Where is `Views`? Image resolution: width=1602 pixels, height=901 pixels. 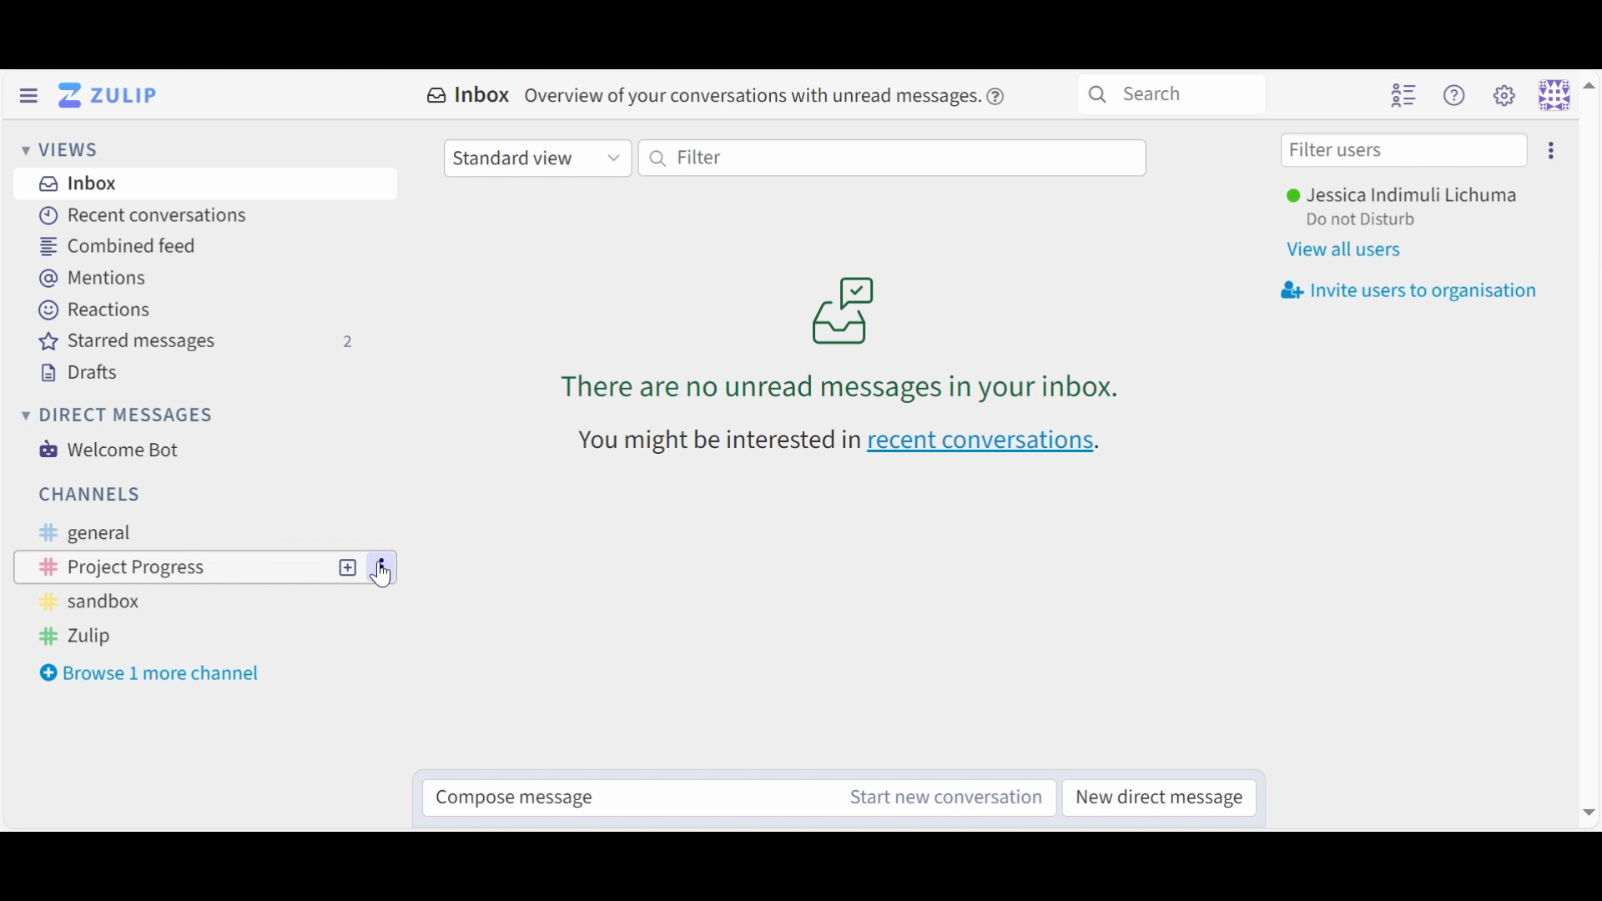
Views is located at coordinates (63, 151).